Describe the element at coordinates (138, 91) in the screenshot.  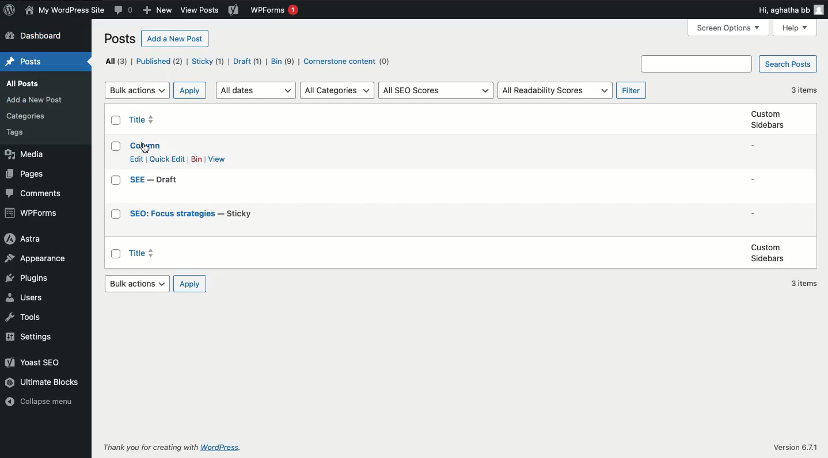
I see `Bulk actions` at that location.